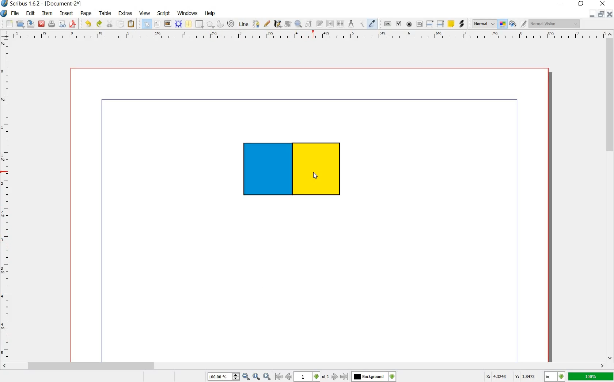  Describe the element at coordinates (299, 25) in the screenshot. I see `zoom in or out` at that location.